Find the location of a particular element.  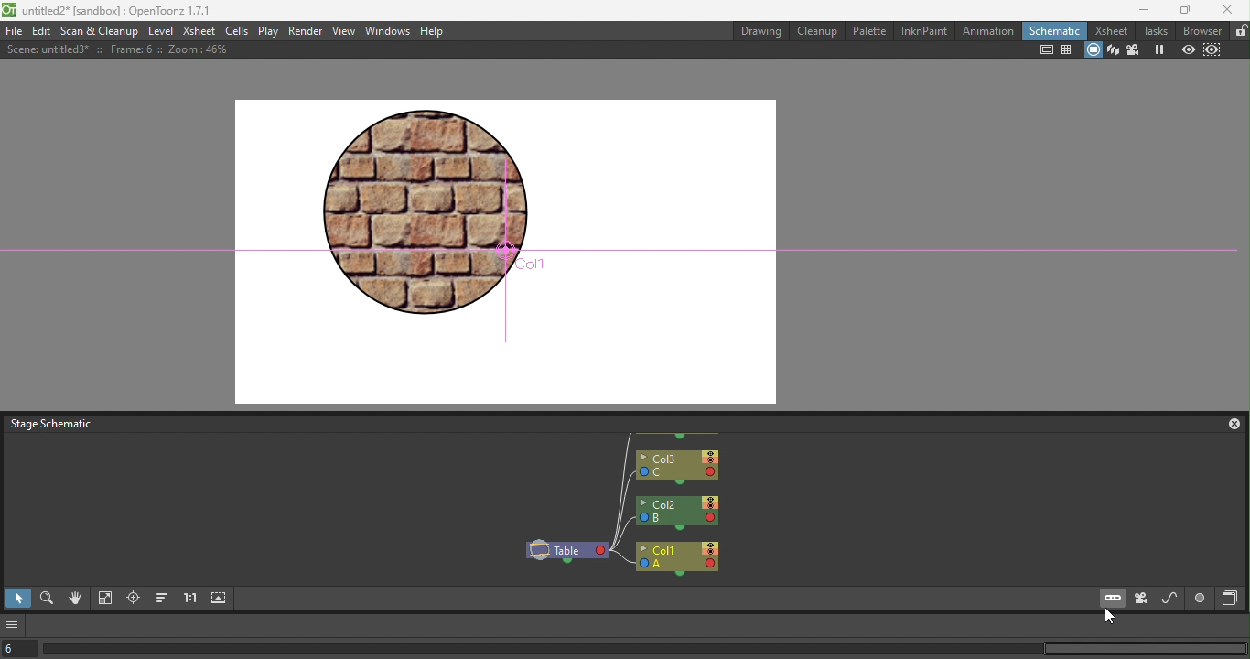

Safe area is located at coordinates (1045, 50).